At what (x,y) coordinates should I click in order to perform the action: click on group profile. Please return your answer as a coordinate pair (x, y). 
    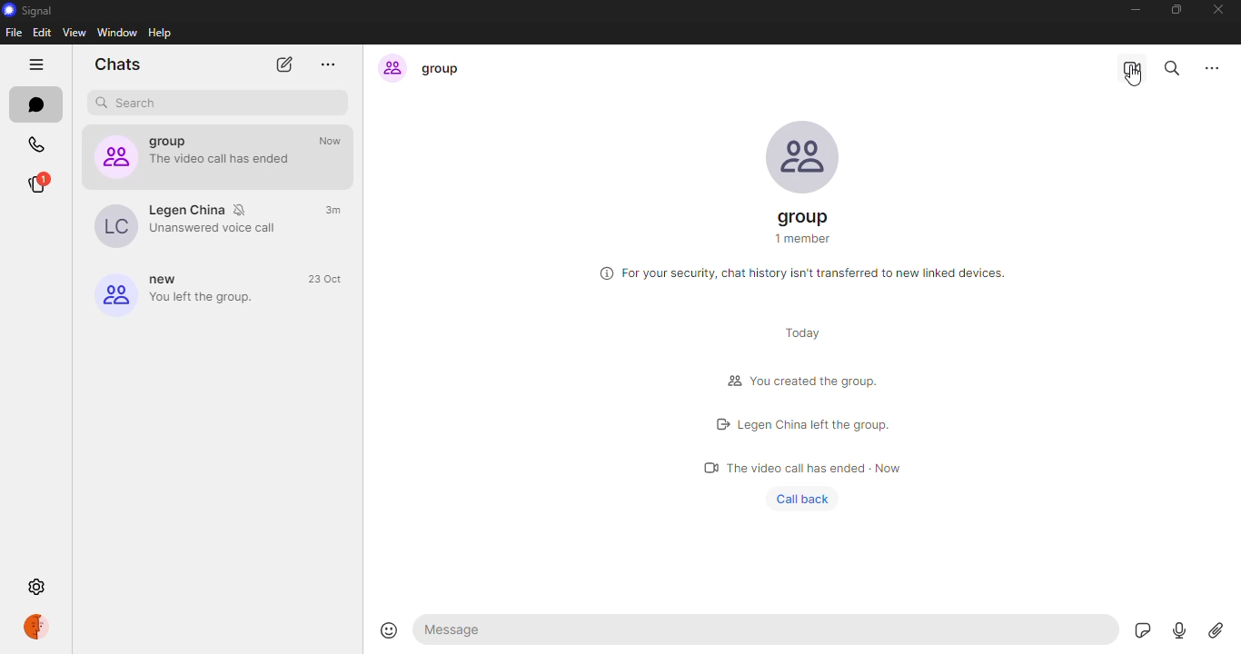
    Looking at the image, I should click on (111, 156).